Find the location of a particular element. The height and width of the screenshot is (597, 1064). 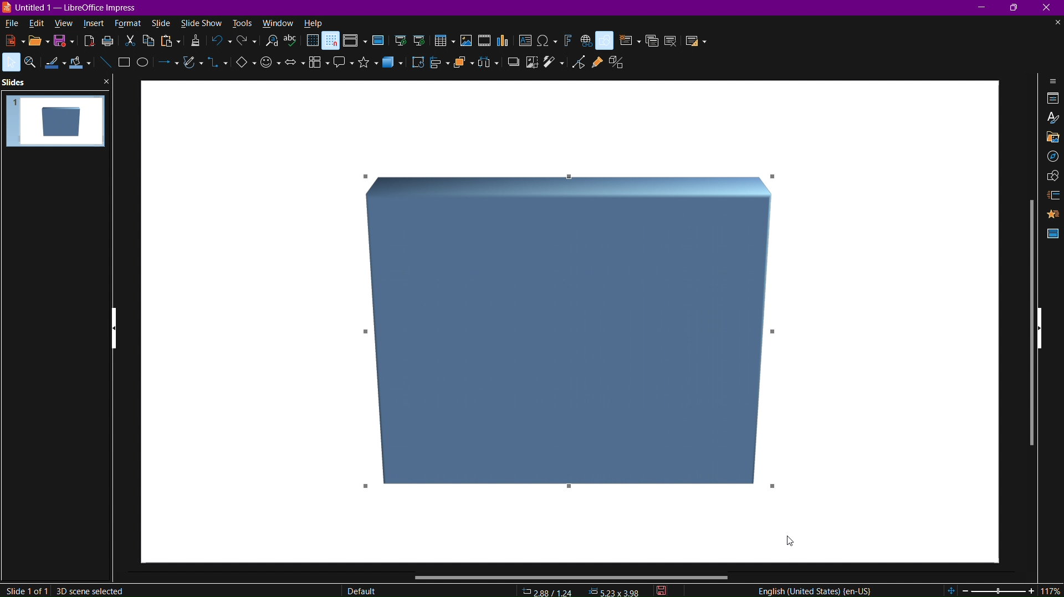

Select at least three objects to distribute is located at coordinates (487, 66).